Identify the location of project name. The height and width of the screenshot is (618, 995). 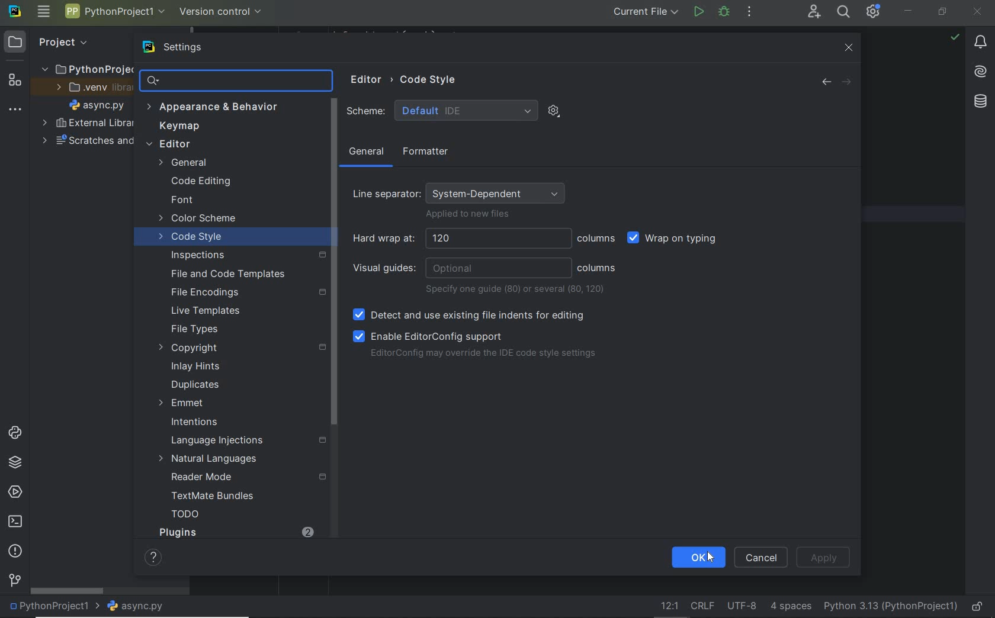
(115, 11).